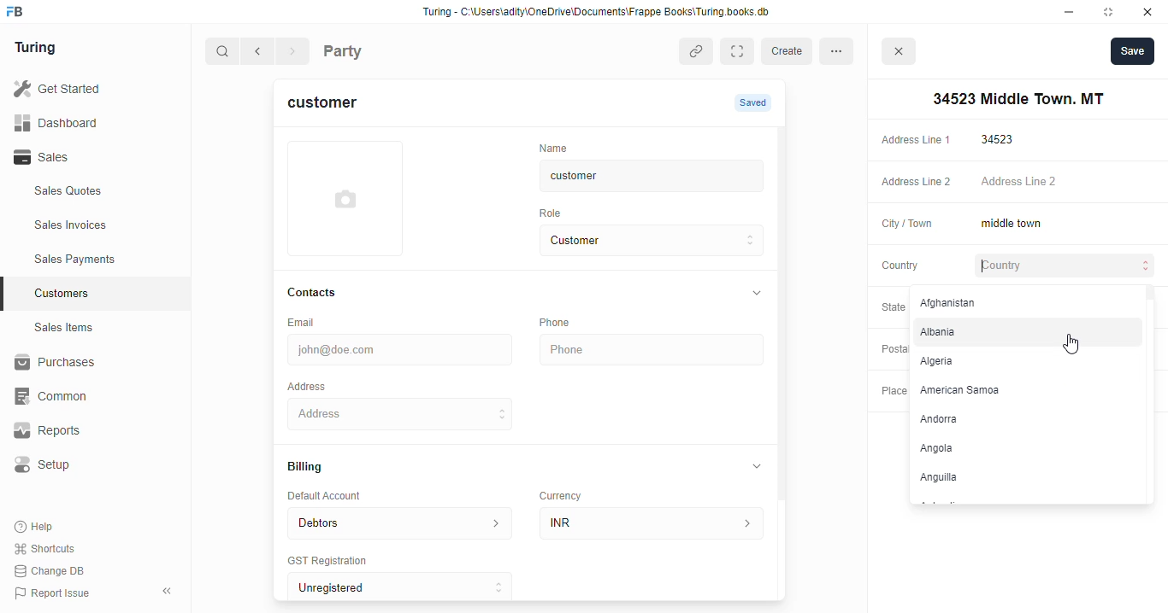 Image resolution: width=1168 pixels, height=613 pixels. What do you see at coordinates (601, 14) in the screenshot?
I see `Turing - C:\Users\adity\OneDrive\Documents\Frappe Books\Turing books. db` at bounding box center [601, 14].